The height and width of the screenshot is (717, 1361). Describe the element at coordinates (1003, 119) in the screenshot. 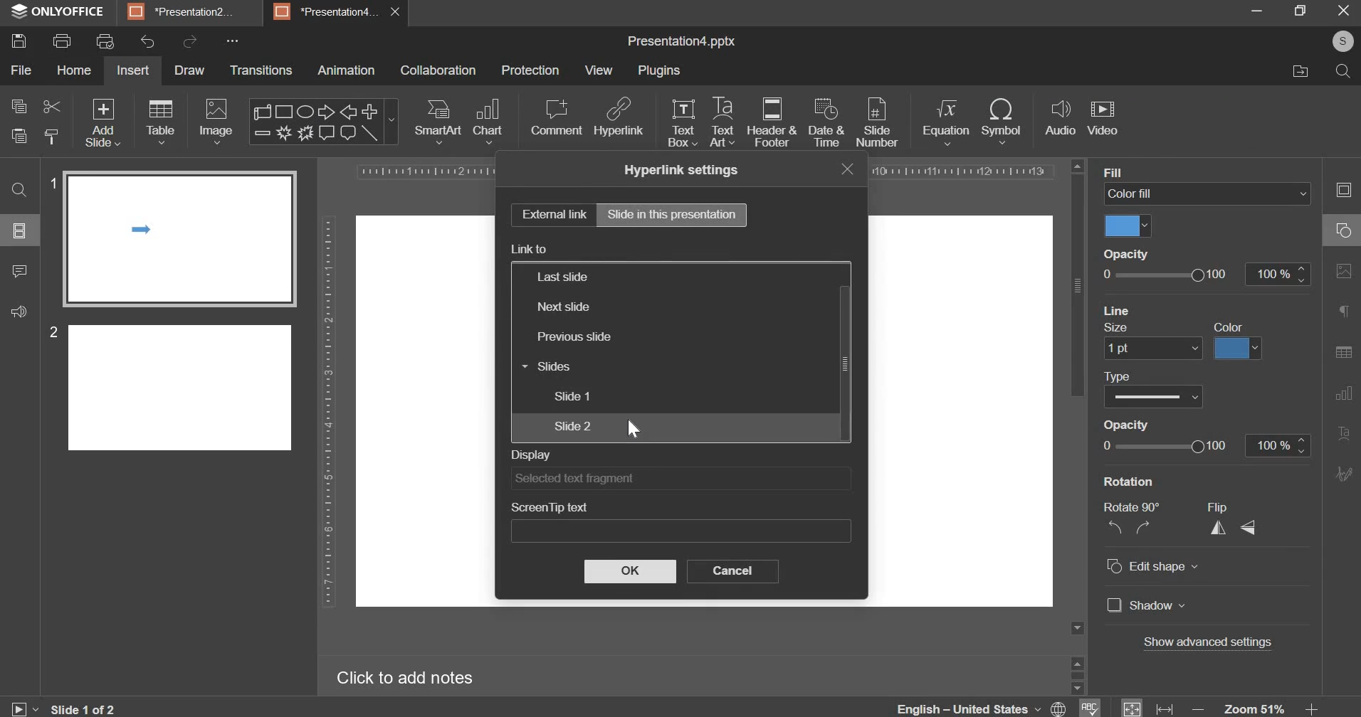

I see `symbol` at that location.